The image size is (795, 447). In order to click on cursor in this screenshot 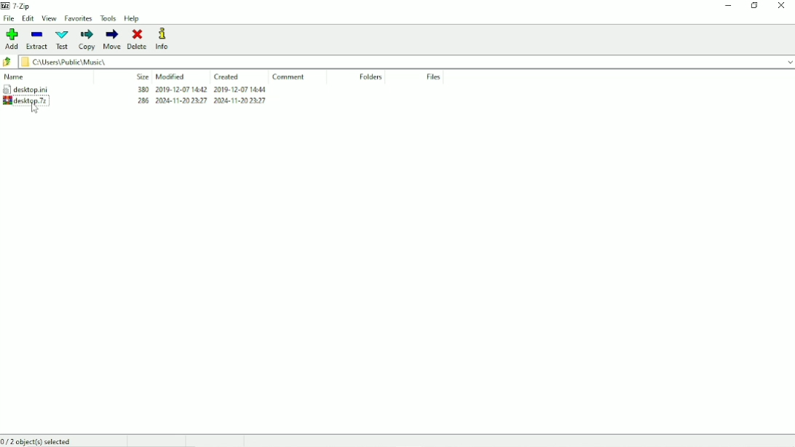, I will do `click(34, 108)`.